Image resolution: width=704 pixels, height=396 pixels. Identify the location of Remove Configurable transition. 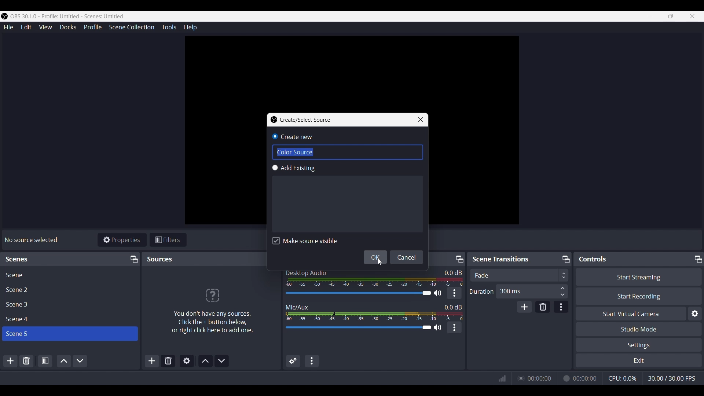
(543, 307).